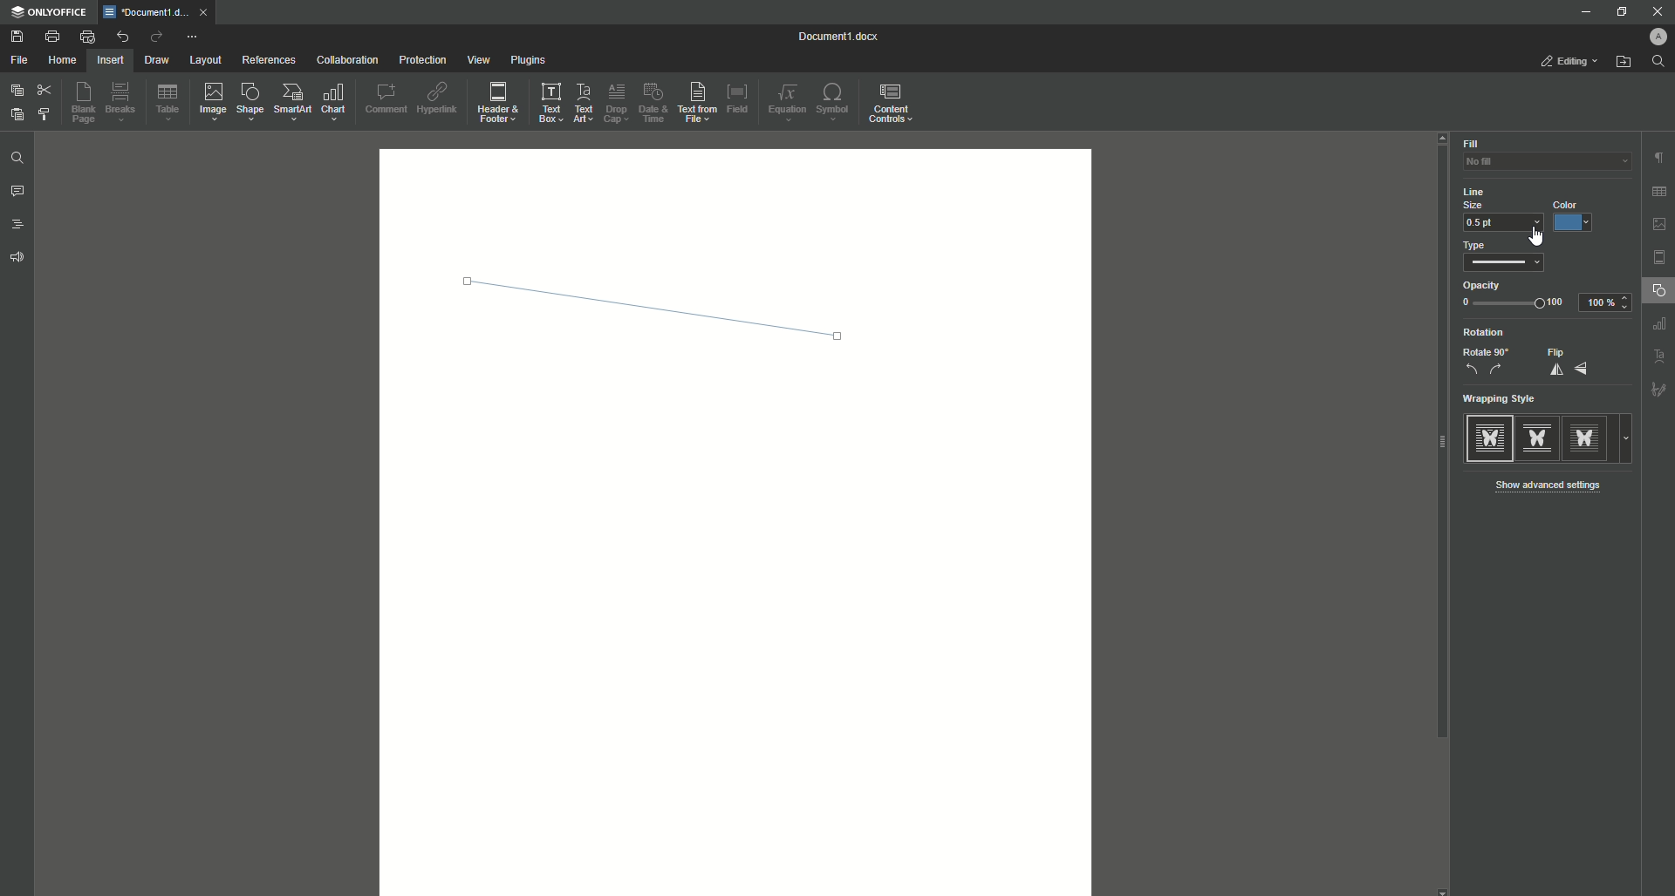 Image resolution: width=1675 pixels, height=896 pixels. Describe the element at coordinates (1564, 62) in the screenshot. I see `Editing` at that location.